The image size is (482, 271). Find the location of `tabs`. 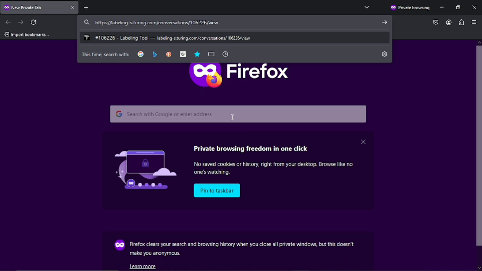

tabs is located at coordinates (211, 54).